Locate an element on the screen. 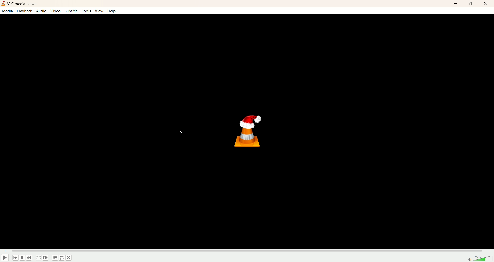 The image size is (494, 262). VLC media payer is located at coordinates (23, 3).